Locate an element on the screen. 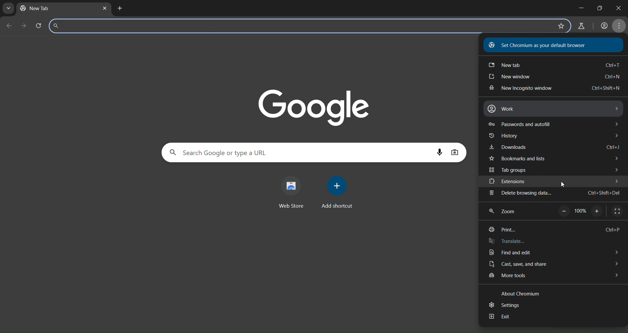 This screenshot has width=628, height=333. menu is located at coordinates (619, 26).